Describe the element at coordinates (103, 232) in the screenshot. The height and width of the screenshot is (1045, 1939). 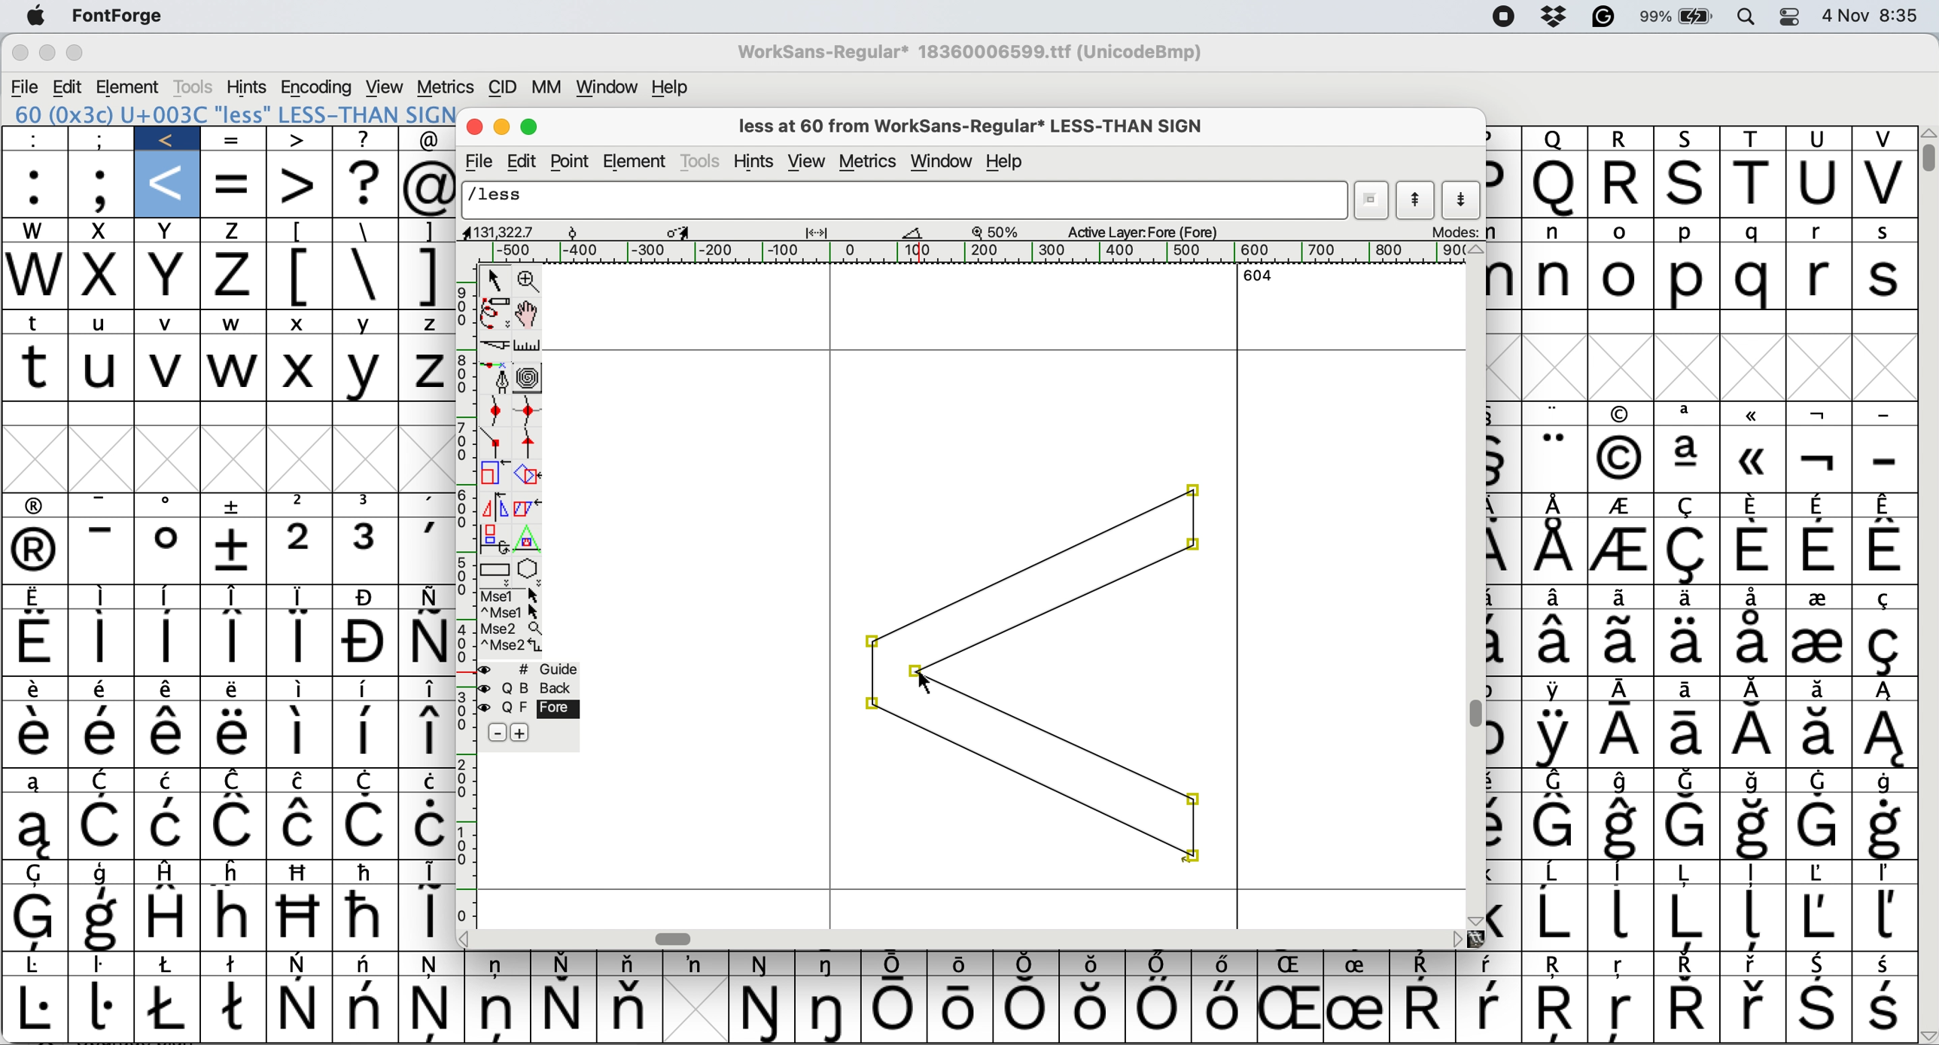
I see `x` at that location.